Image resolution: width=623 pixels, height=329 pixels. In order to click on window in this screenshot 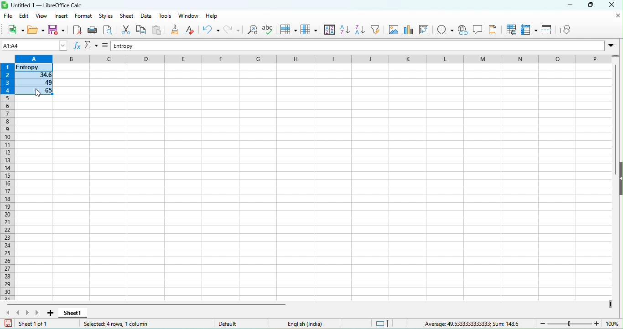, I will do `click(189, 16)`.